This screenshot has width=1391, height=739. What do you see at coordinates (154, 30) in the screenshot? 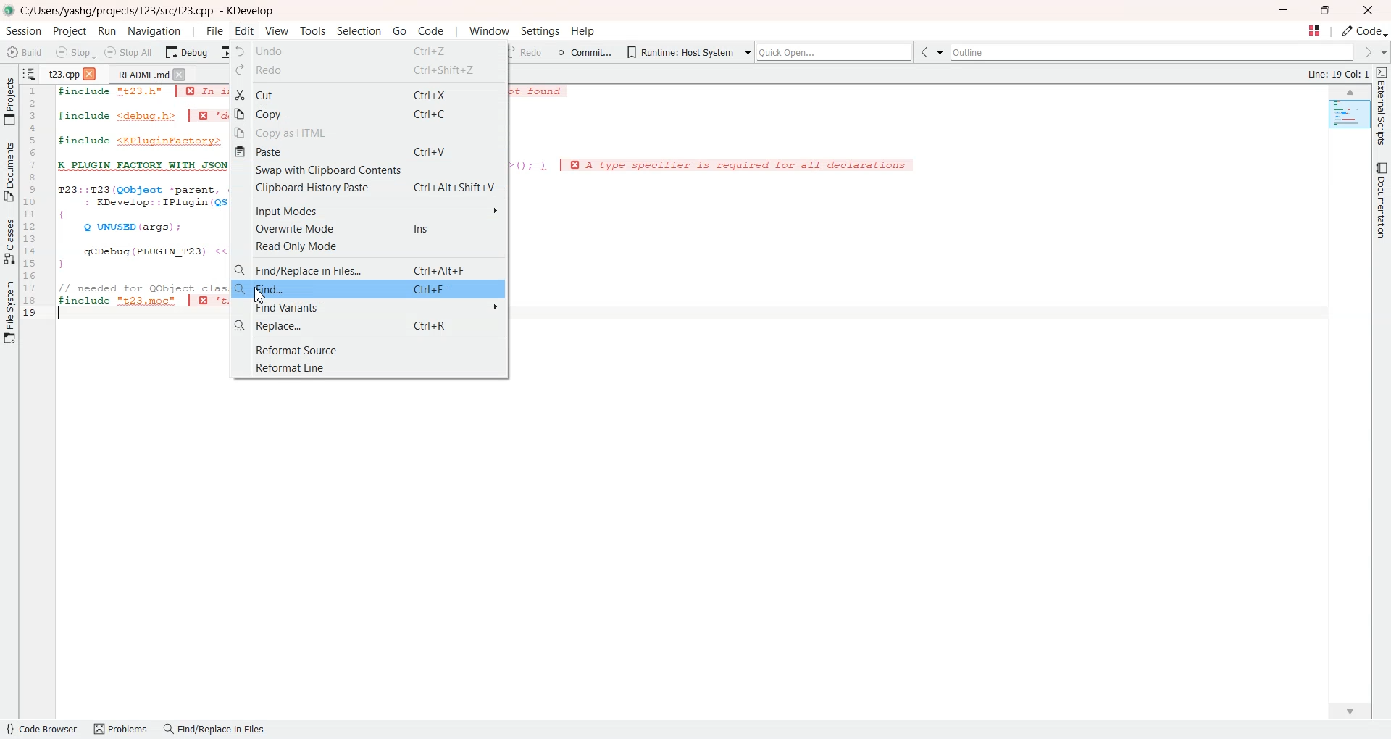
I see `Navigation` at bounding box center [154, 30].